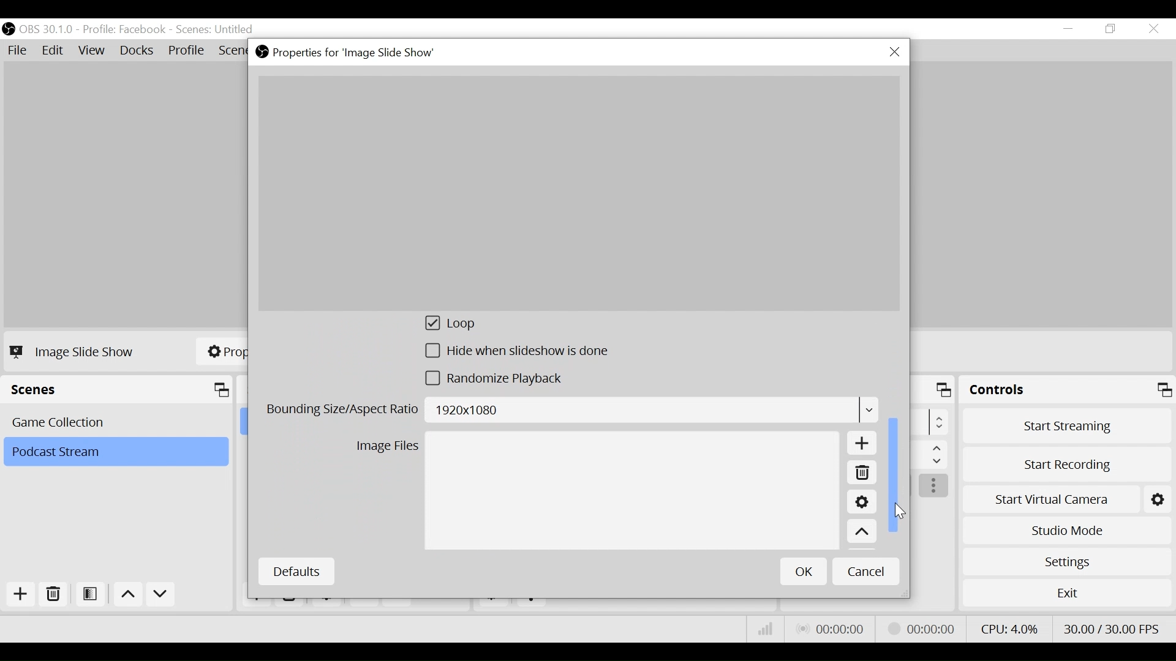 This screenshot has height=661, width=1176. I want to click on Vertical Scroll bar, so click(896, 474).